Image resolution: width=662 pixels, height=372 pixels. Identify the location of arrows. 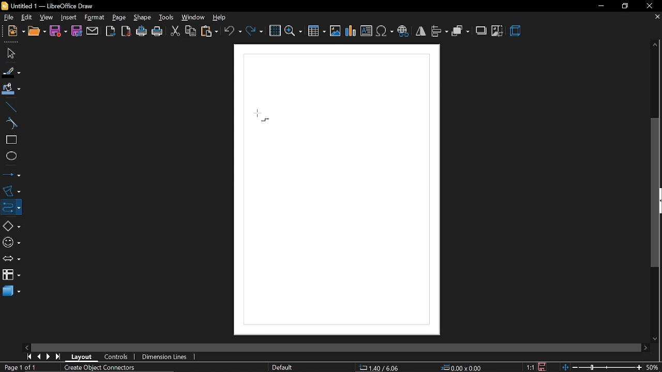
(10, 258).